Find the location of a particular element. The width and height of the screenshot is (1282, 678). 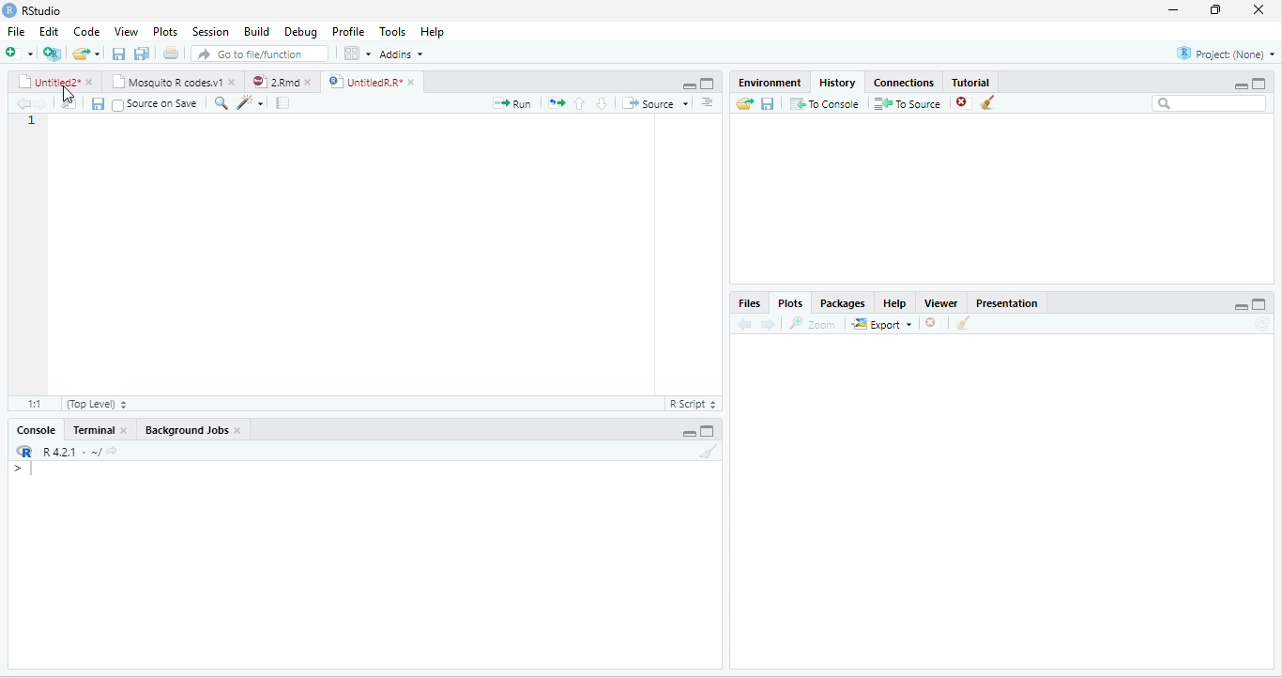

down is located at coordinates (602, 102).